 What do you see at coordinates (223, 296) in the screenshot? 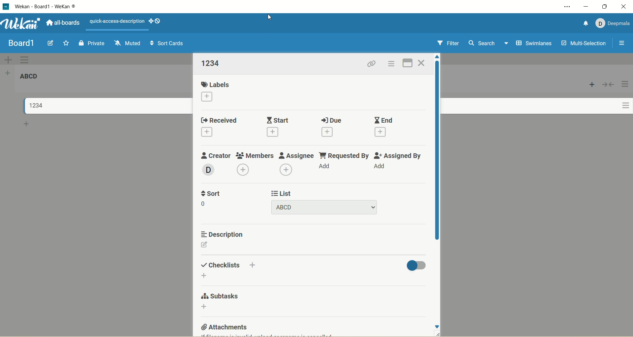
I see `subtasks` at bounding box center [223, 296].